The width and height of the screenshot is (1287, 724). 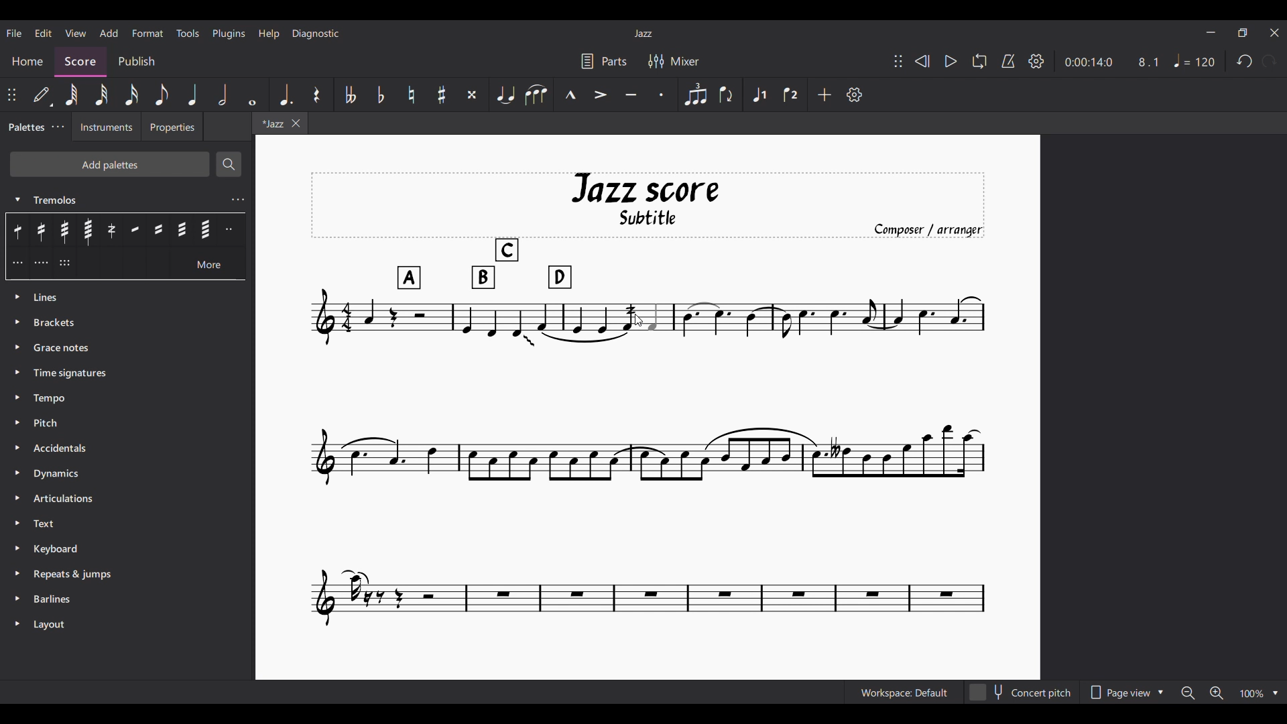 I want to click on Workspace: Default, so click(x=904, y=692).